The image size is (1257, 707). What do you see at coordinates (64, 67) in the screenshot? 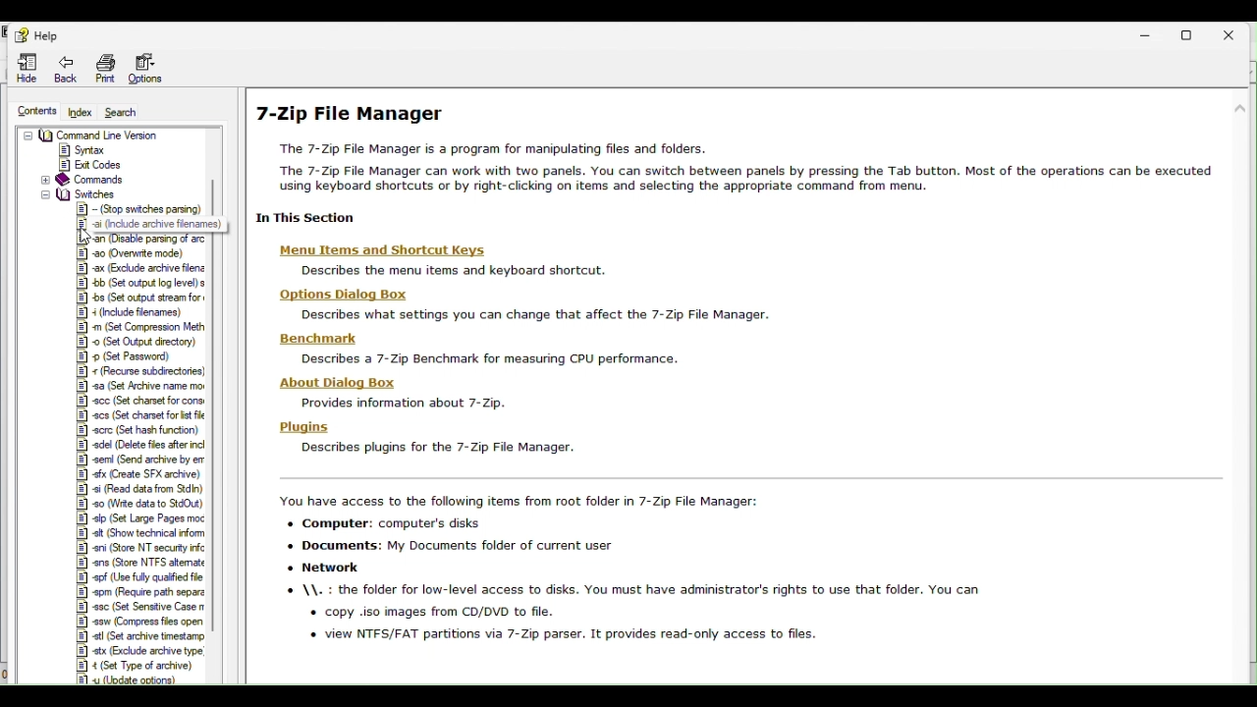
I see `Back` at bounding box center [64, 67].